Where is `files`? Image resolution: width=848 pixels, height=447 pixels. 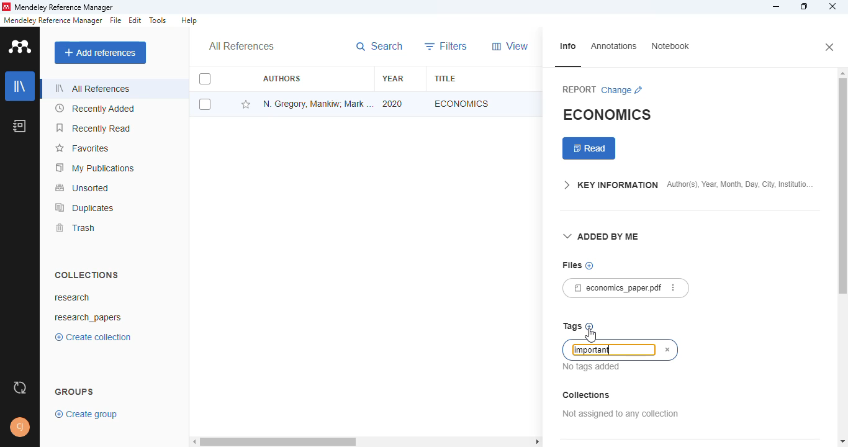
files is located at coordinates (571, 265).